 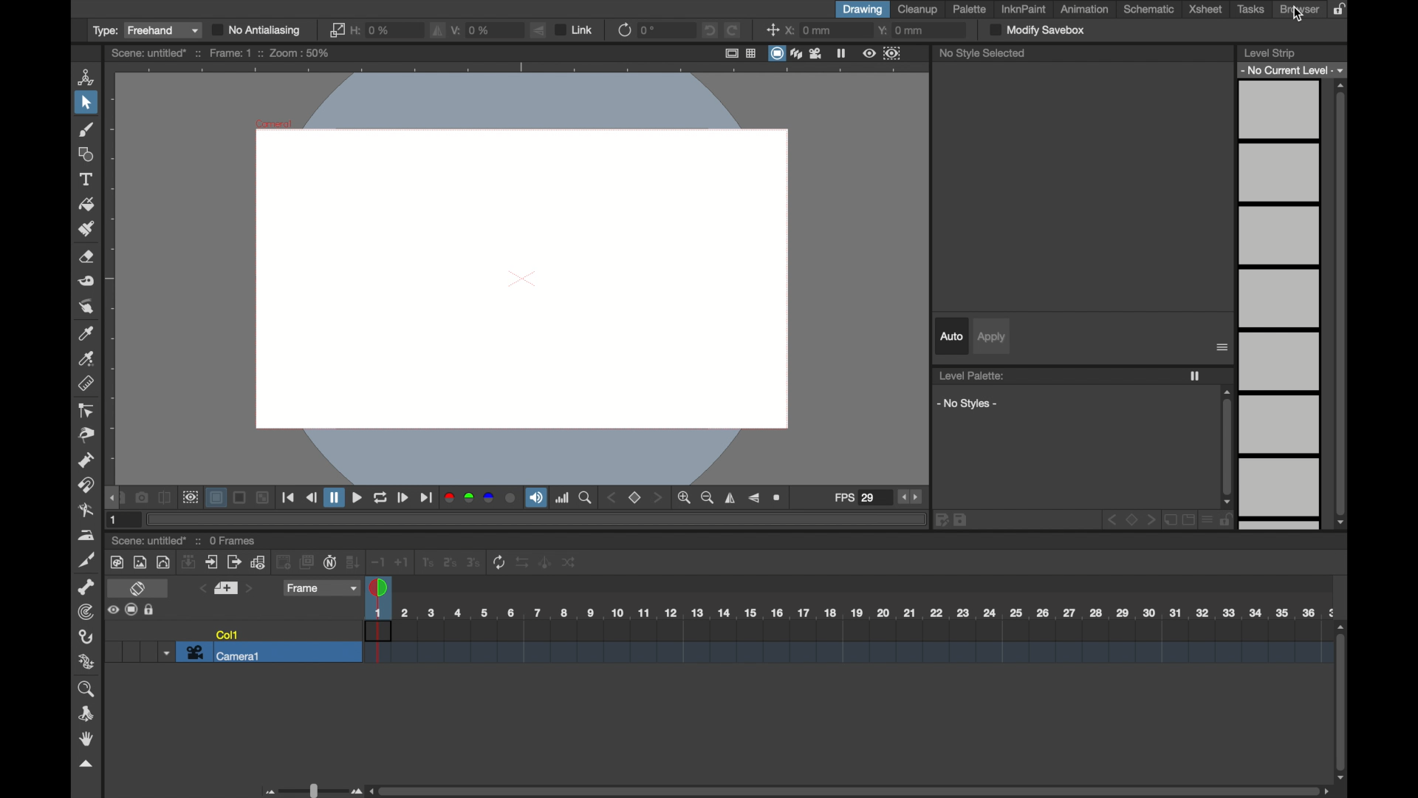 What do you see at coordinates (86, 203) in the screenshot?
I see `fill tool` at bounding box center [86, 203].